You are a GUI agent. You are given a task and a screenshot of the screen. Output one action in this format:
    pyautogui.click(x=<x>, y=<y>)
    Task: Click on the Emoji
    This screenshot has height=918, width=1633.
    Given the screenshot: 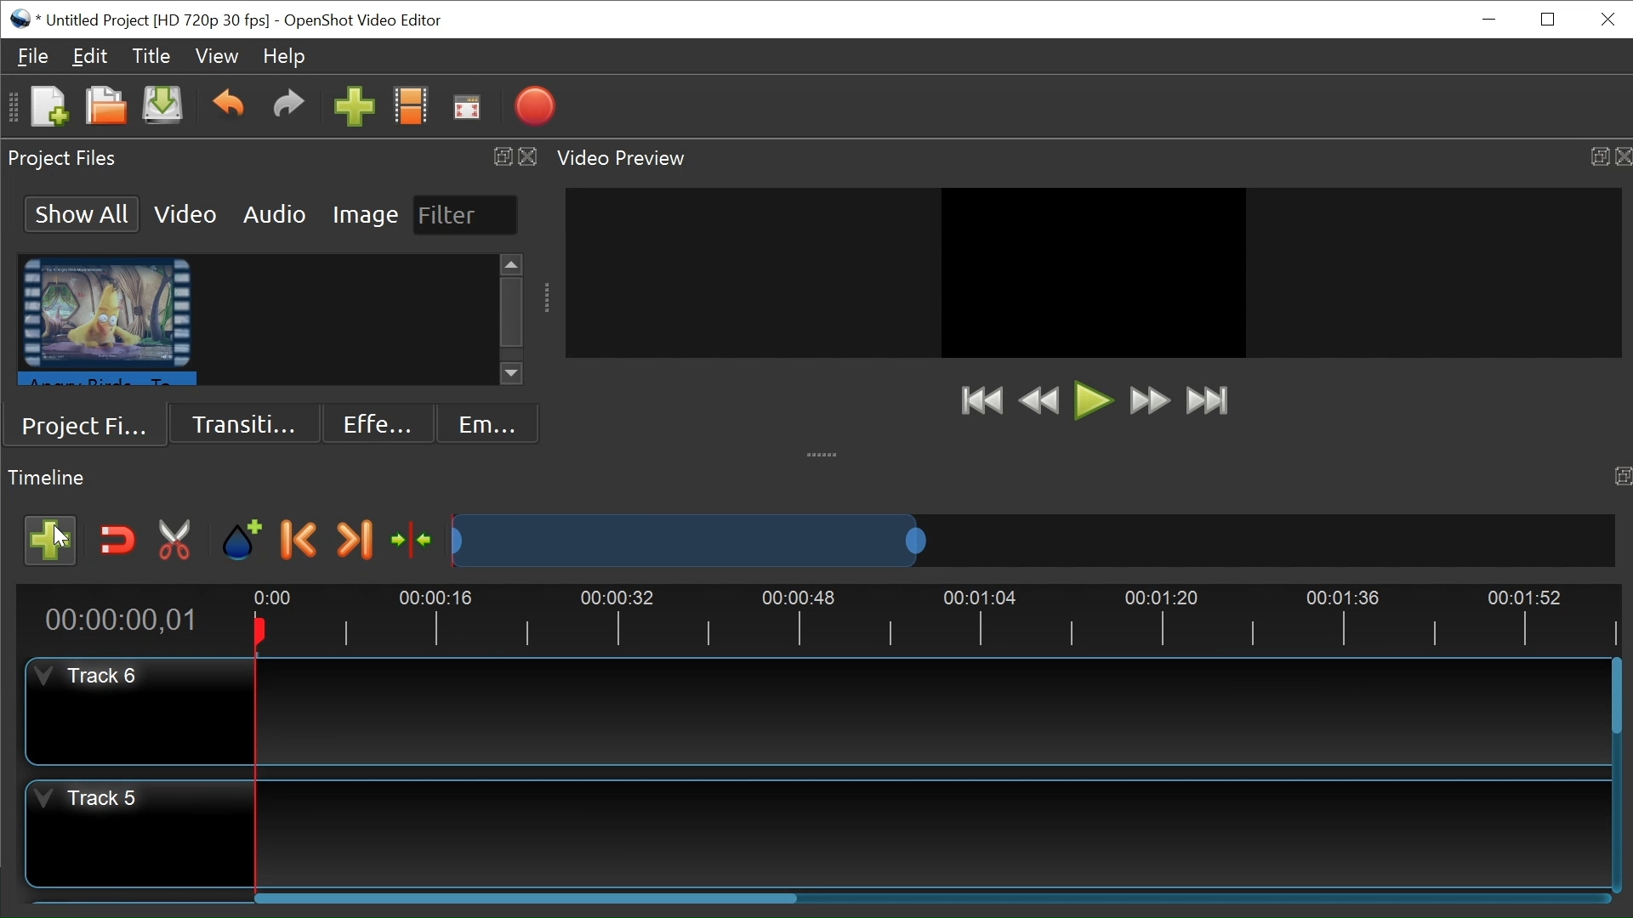 What is the action you would take?
    pyautogui.click(x=489, y=422)
    